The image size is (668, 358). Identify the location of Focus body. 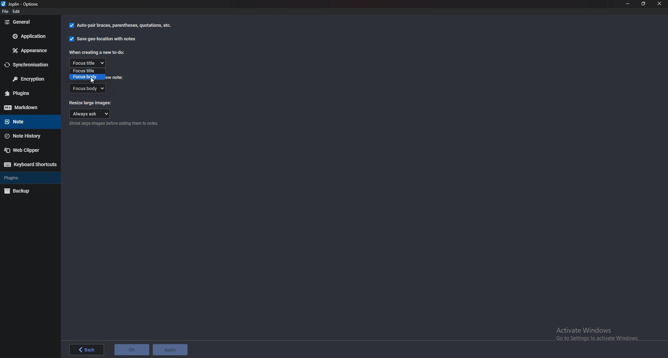
(90, 88).